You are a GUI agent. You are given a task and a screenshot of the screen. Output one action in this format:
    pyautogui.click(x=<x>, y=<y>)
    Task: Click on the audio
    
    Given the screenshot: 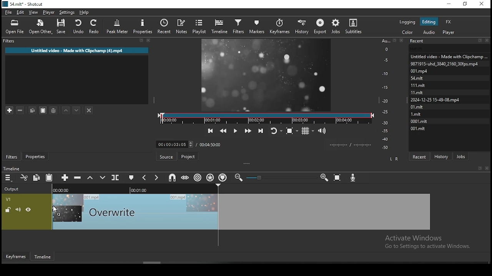 What is the action you would take?
    pyautogui.click(x=429, y=32)
    